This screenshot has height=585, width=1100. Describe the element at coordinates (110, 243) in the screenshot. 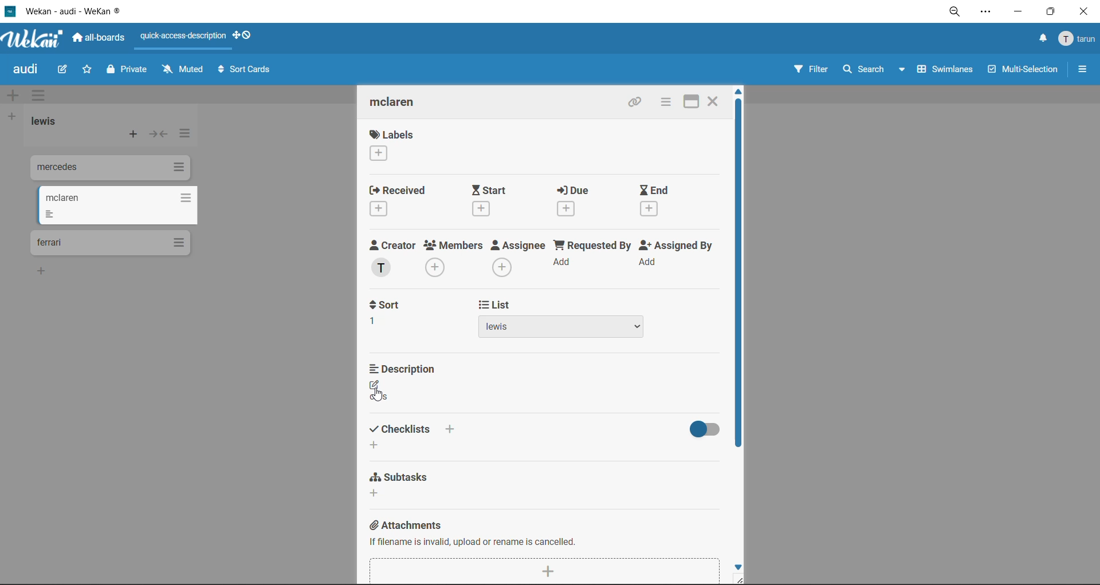

I see `cards` at that location.